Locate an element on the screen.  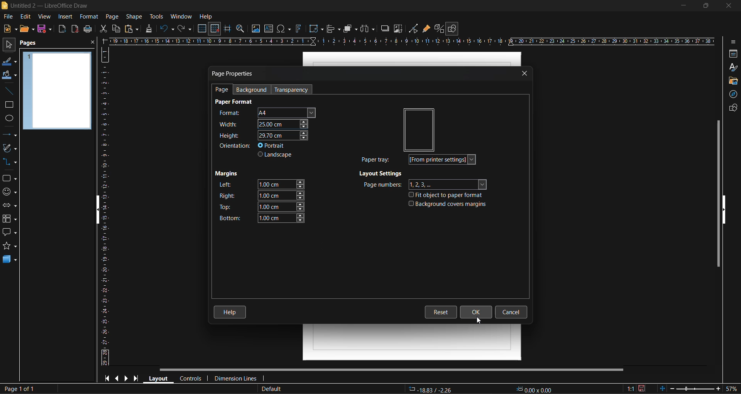
3d objects is located at coordinates (11, 261).